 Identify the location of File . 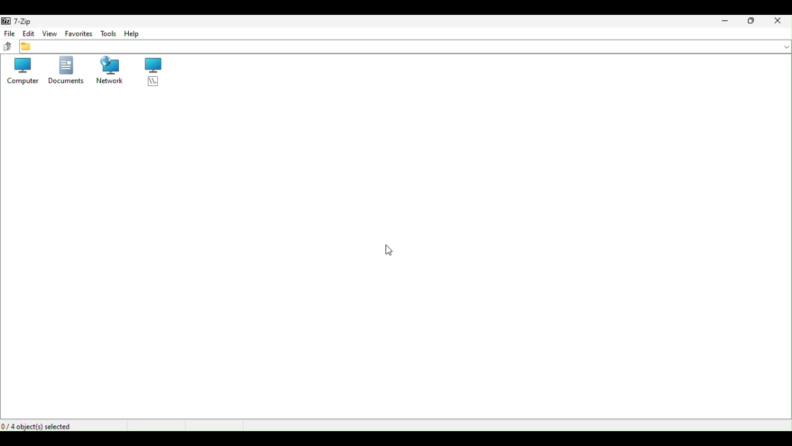
(9, 35).